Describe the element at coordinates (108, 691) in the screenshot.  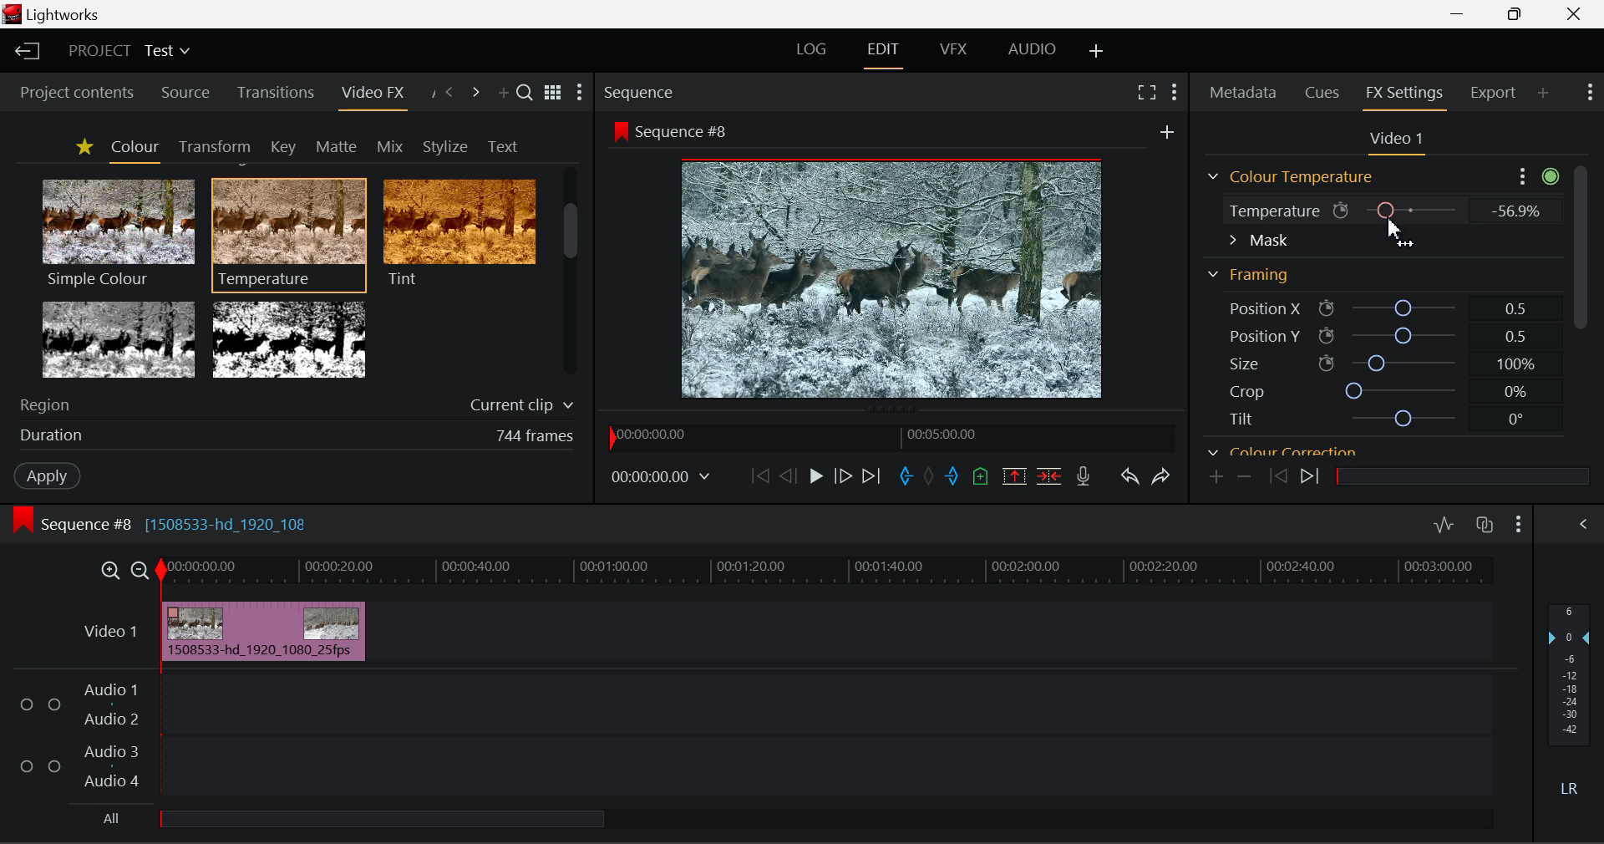
I see `Audio 1` at that location.